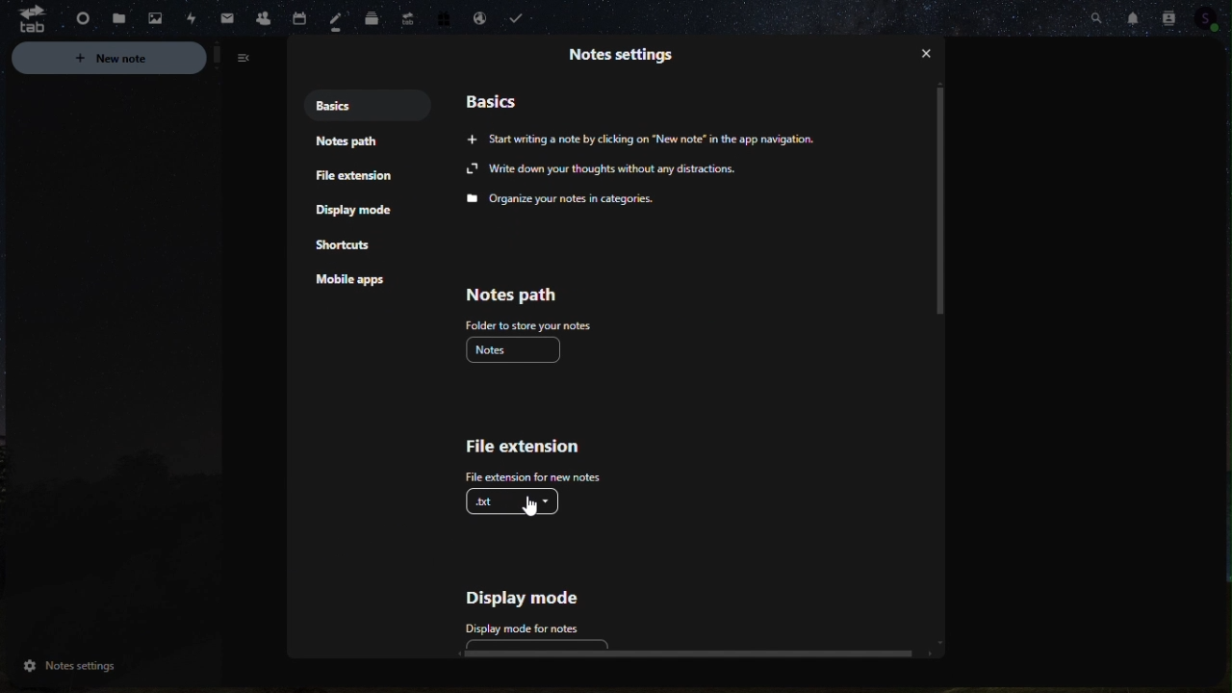  I want to click on Notes Settings, so click(103, 666).